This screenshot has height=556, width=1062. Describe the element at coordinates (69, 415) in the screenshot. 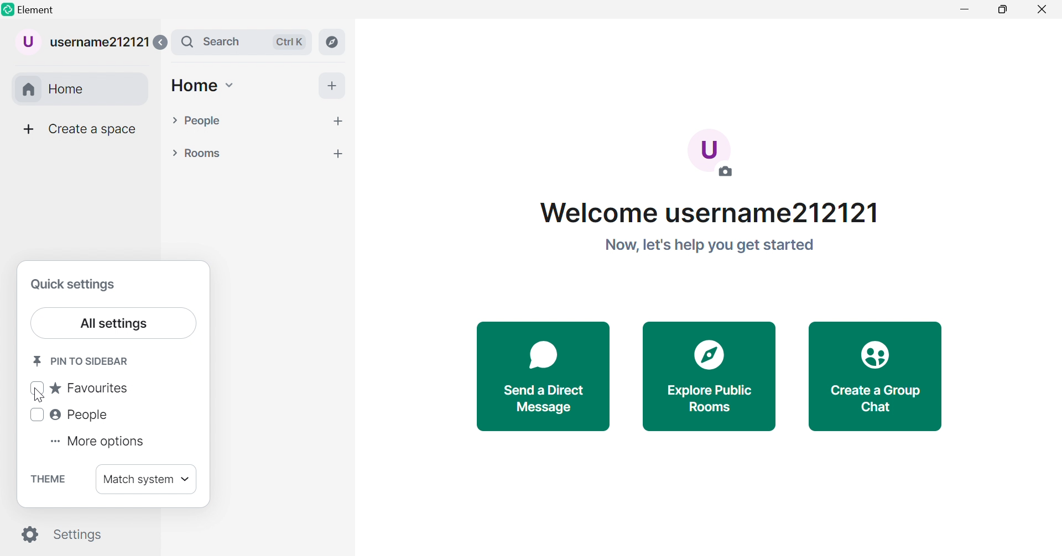

I see `People` at that location.